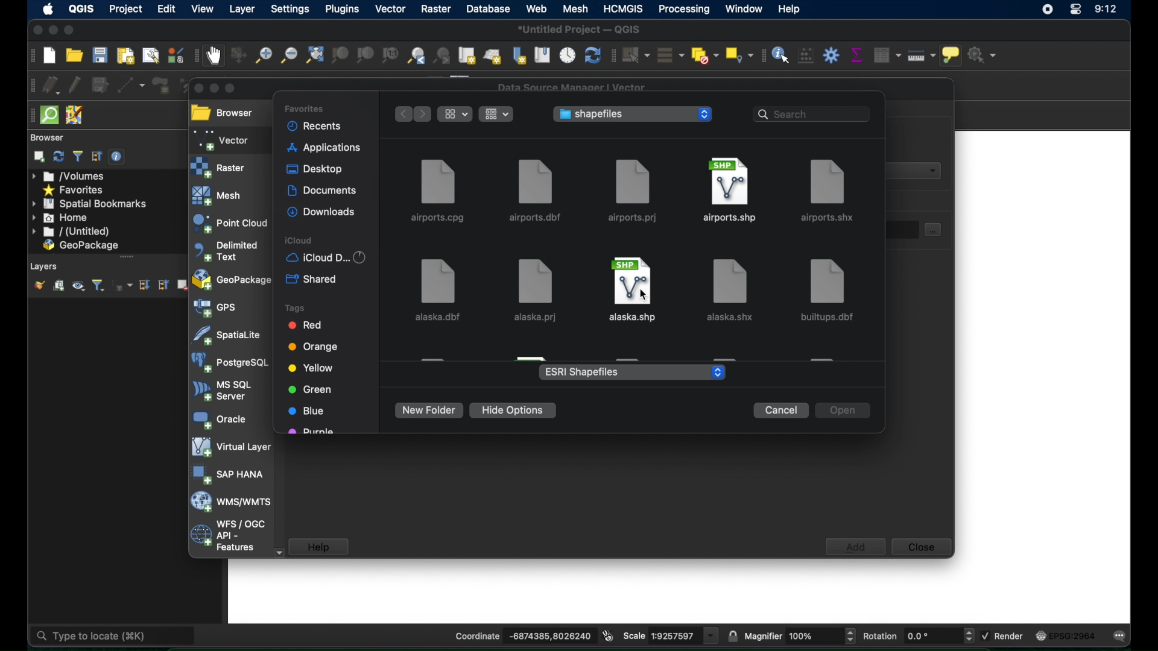 This screenshot has width=1158, height=651. Describe the element at coordinates (49, 137) in the screenshot. I see `browser` at that location.